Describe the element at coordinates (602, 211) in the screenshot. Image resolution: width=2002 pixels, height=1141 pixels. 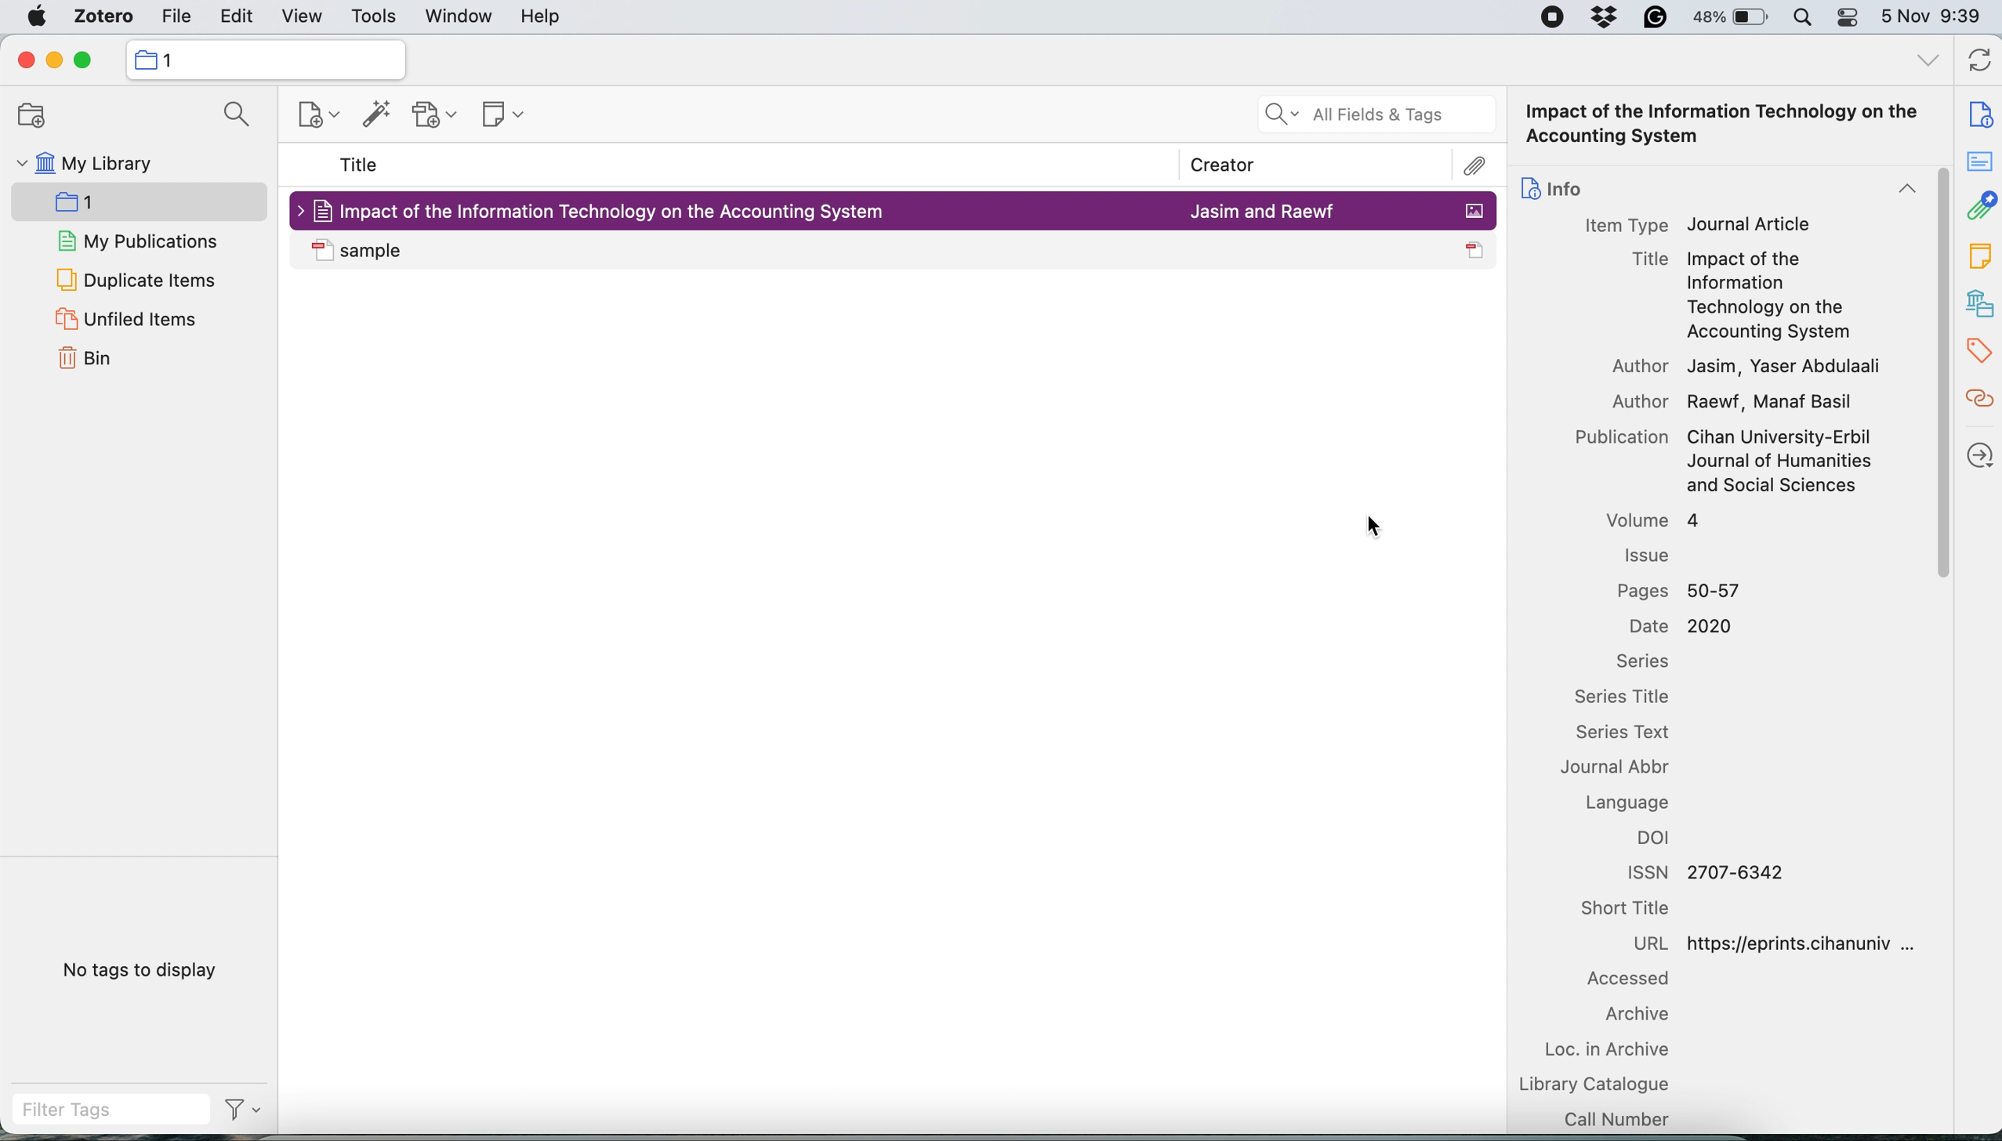
I see `Selected  "Impact of the Information Technology on the Accounting System" file` at that location.